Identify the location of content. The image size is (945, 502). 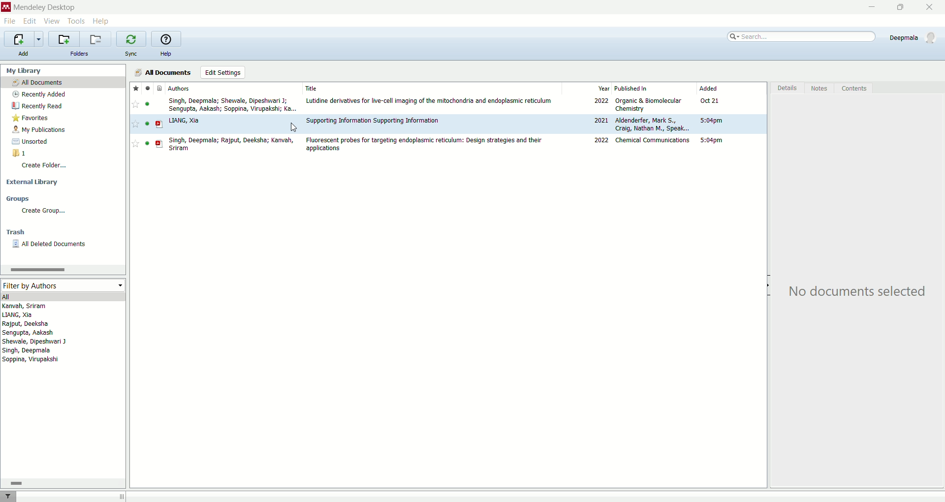
(857, 90).